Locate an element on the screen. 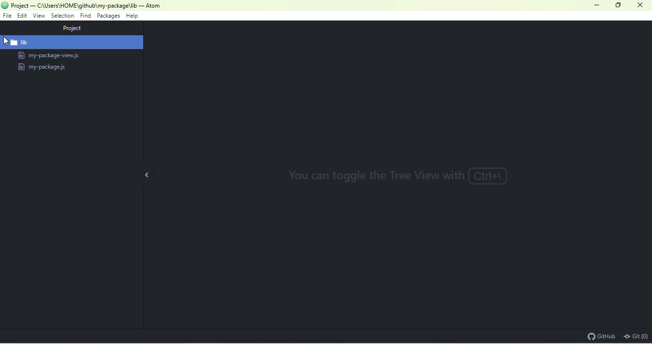 The image size is (652, 344). maximize is located at coordinates (619, 5).